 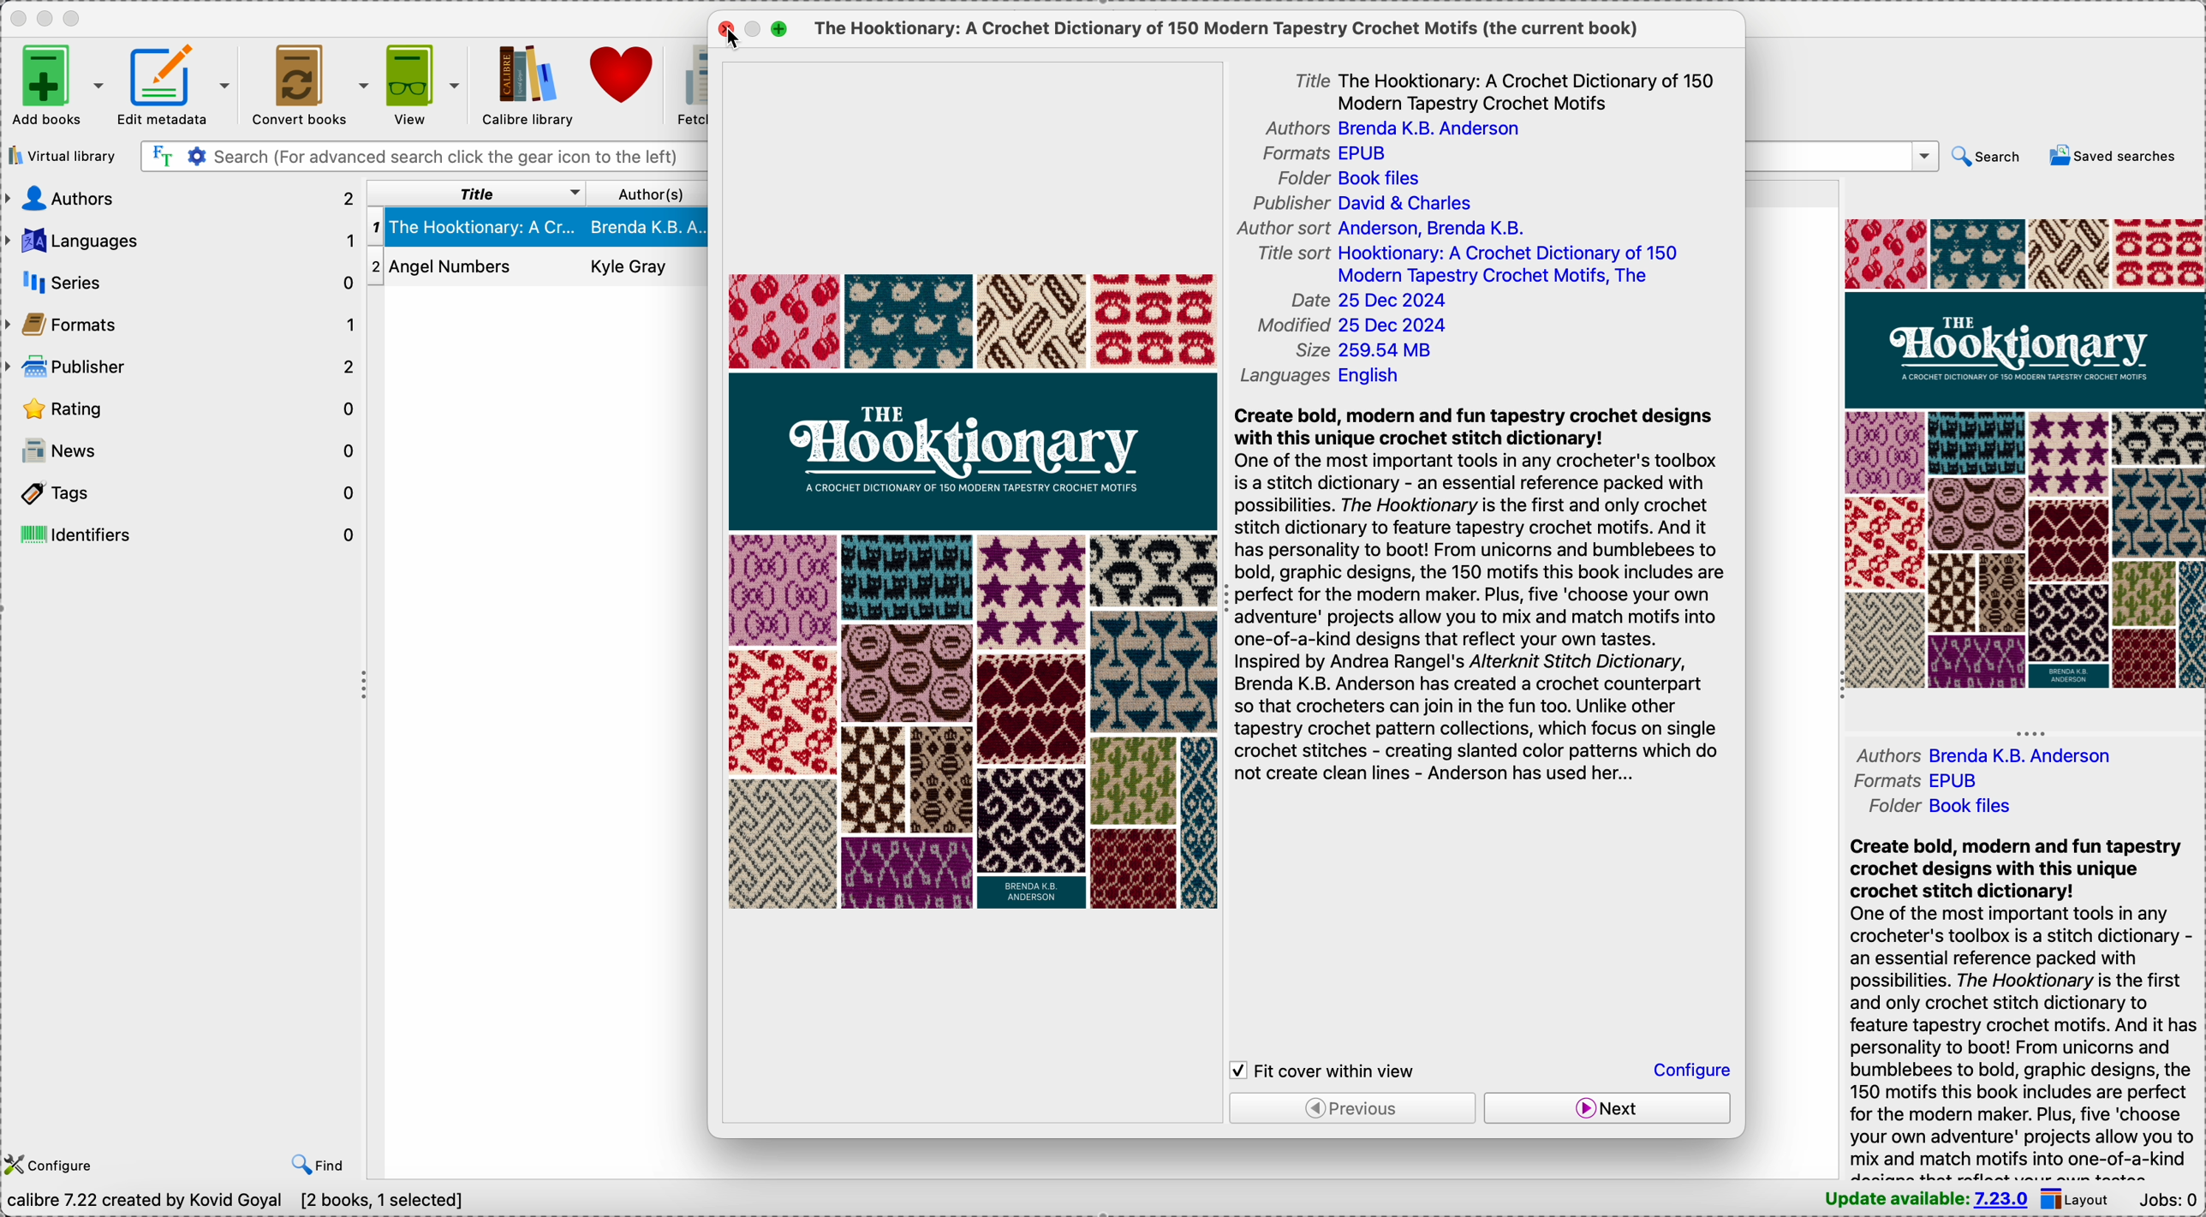 What do you see at coordinates (422, 157) in the screenshot?
I see `search bar` at bounding box center [422, 157].